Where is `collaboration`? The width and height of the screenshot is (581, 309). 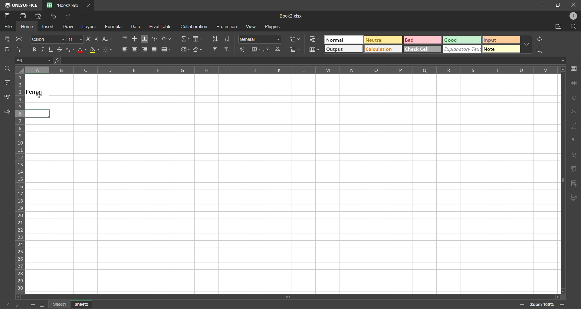 collaboration is located at coordinates (193, 27).